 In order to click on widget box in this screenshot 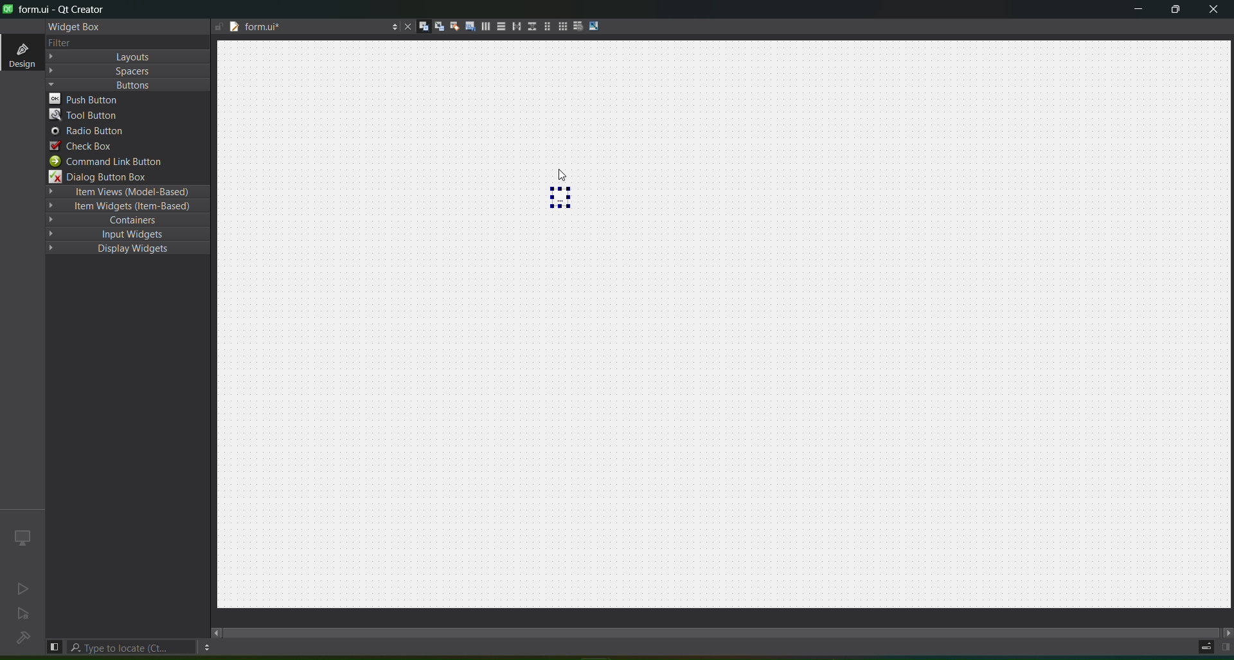, I will do `click(78, 28)`.